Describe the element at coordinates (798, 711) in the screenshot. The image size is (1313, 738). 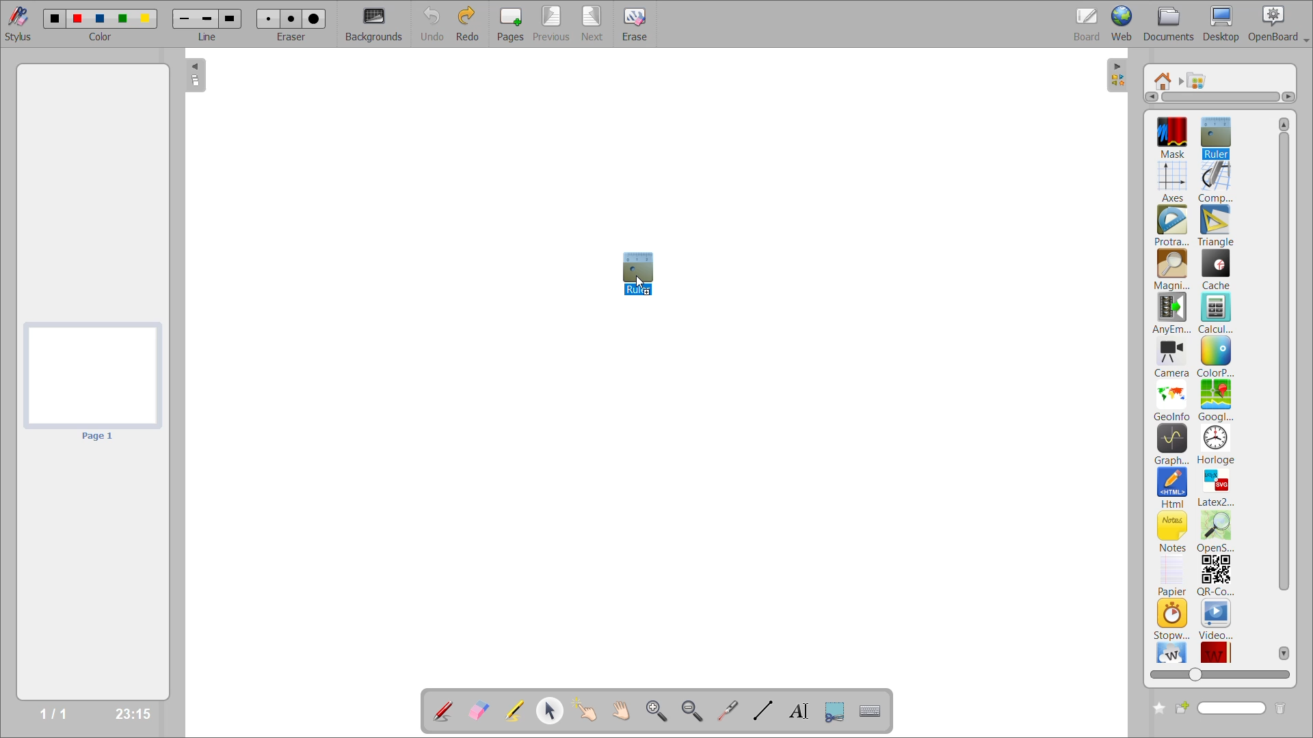
I see `write text` at that location.